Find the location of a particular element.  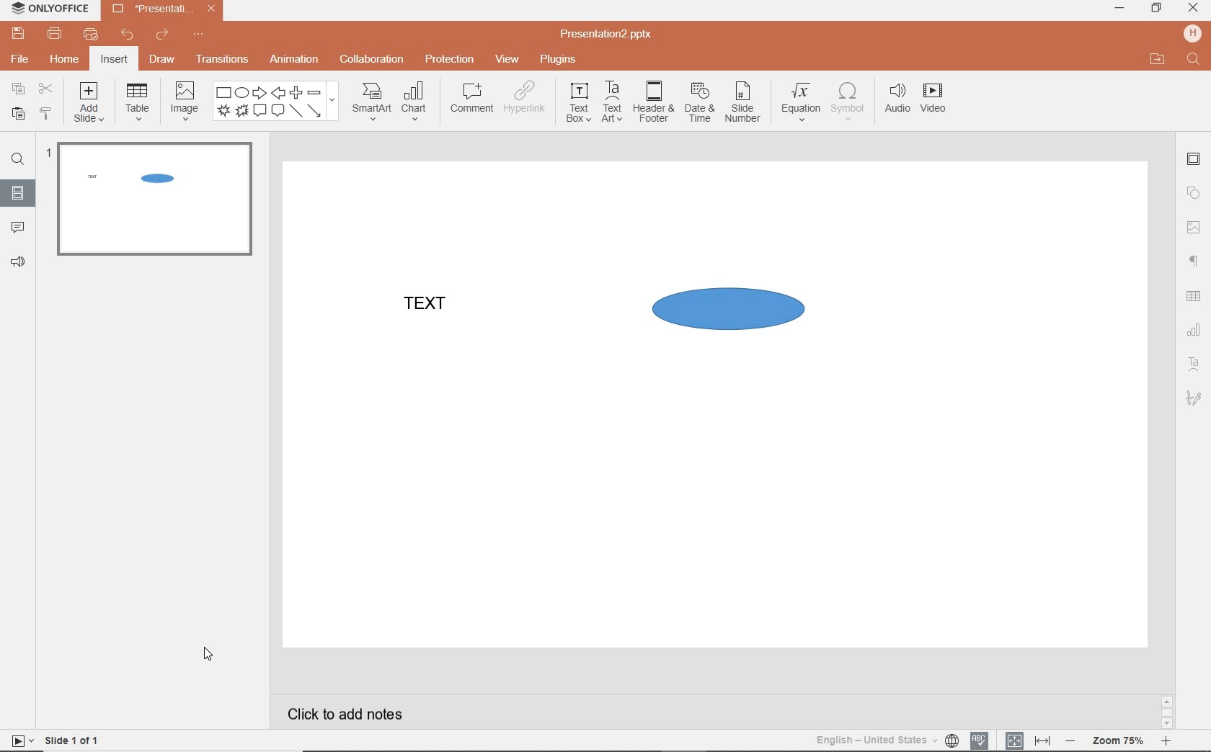

redo is located at coordinates (161, 36).